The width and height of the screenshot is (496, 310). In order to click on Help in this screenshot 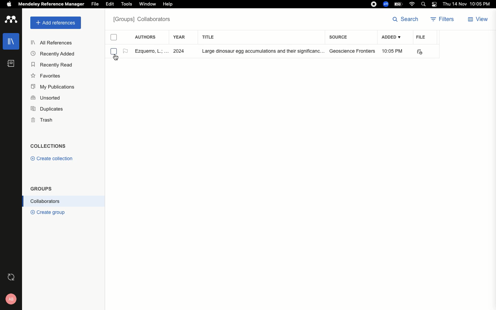, I will do `click(167, 4)`.